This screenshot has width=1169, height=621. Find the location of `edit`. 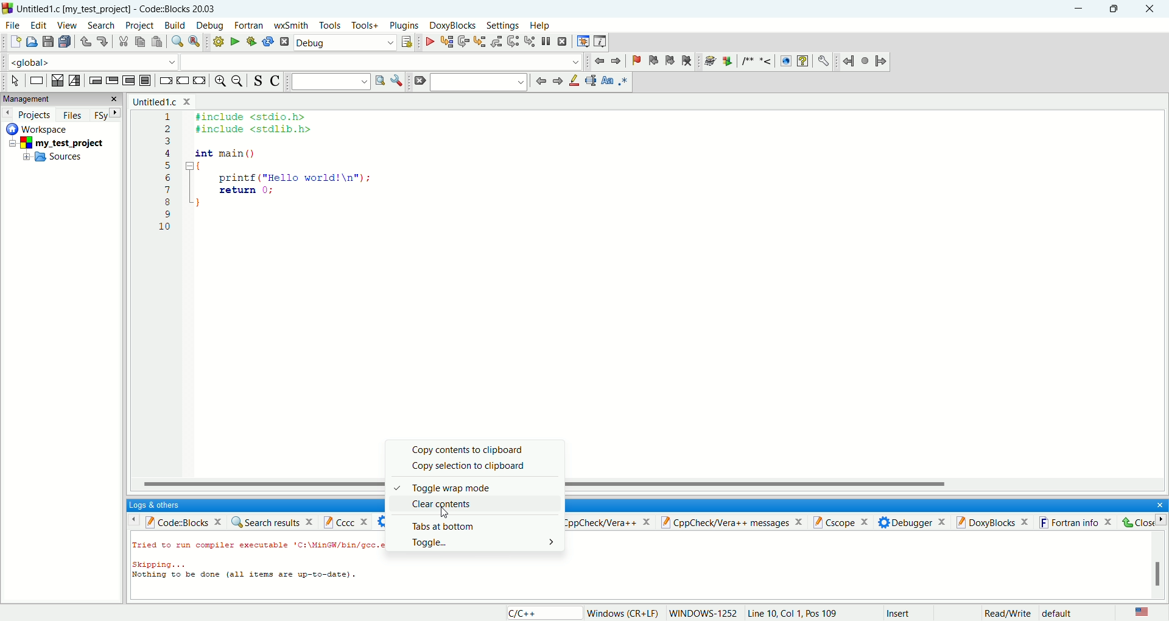

edit is located at coordinates (38, 25).